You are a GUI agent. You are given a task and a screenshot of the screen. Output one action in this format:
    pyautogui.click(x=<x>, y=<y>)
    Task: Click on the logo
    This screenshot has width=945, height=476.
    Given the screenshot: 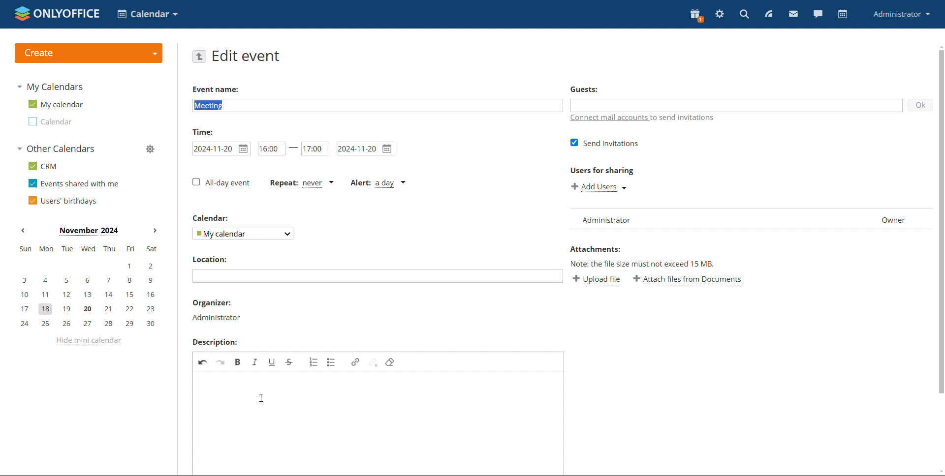 What is the action you would take?
    pyautogui.click(x=58, y=14)
    